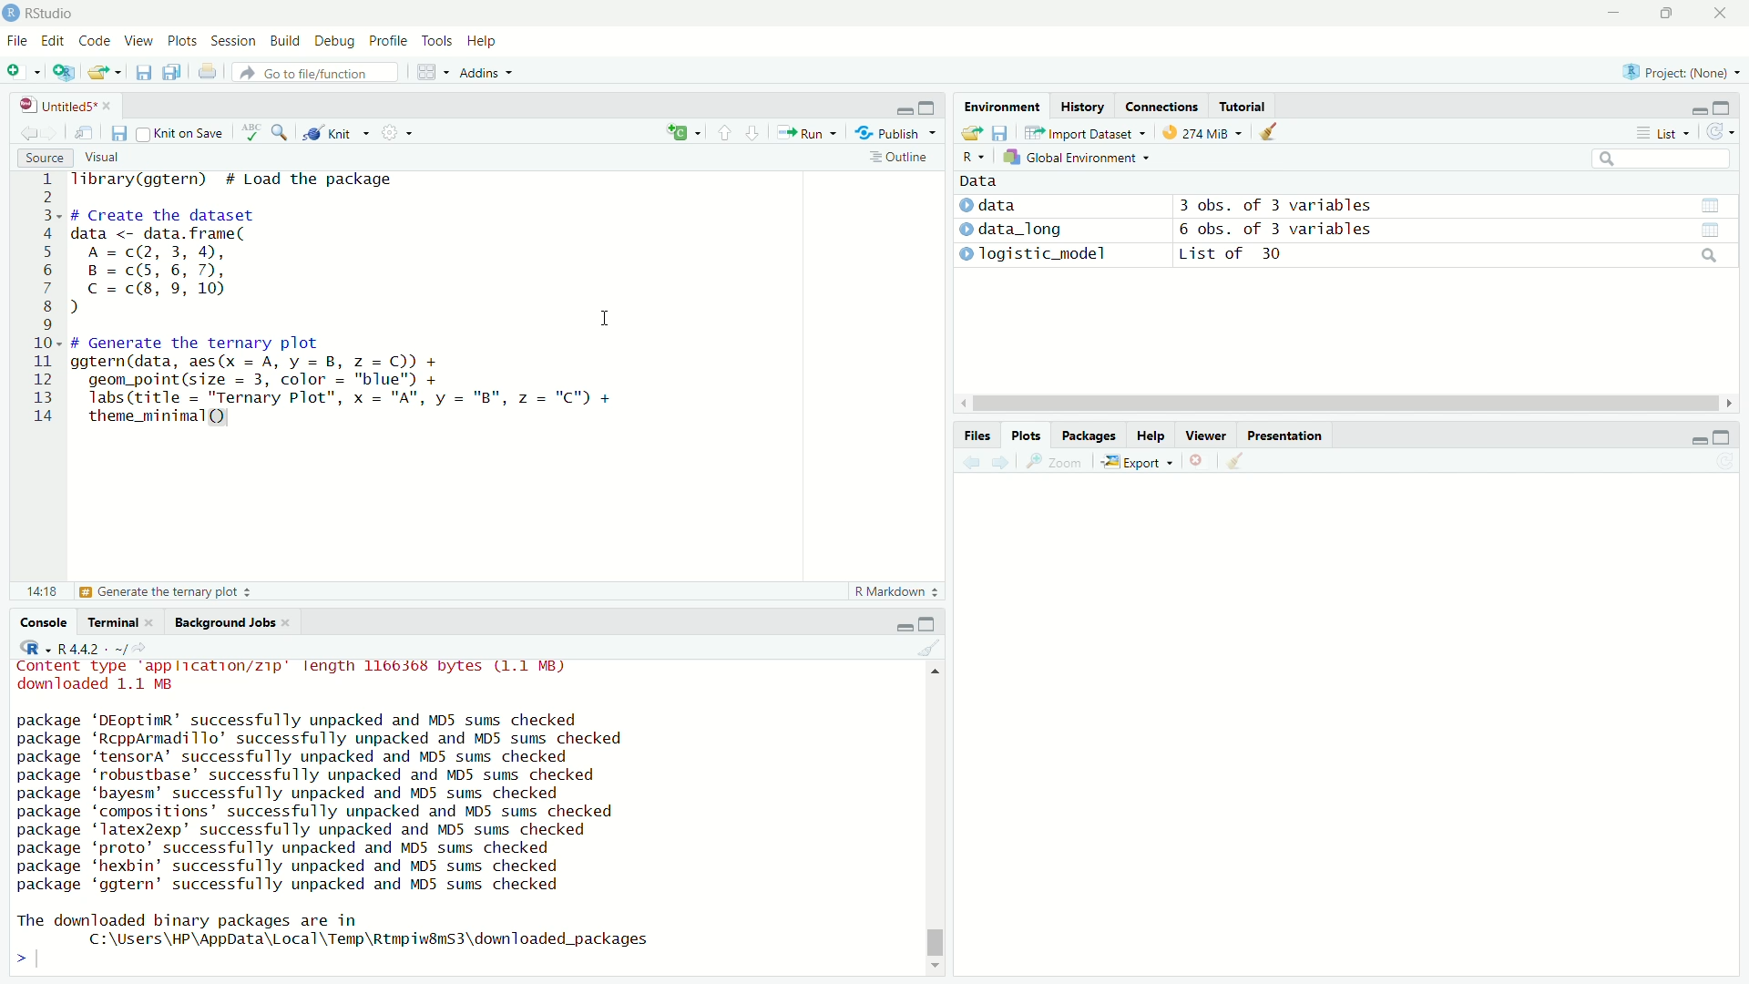 This screenshot has height=984, width=1749. I want to click on minimise, so click(900, 624).